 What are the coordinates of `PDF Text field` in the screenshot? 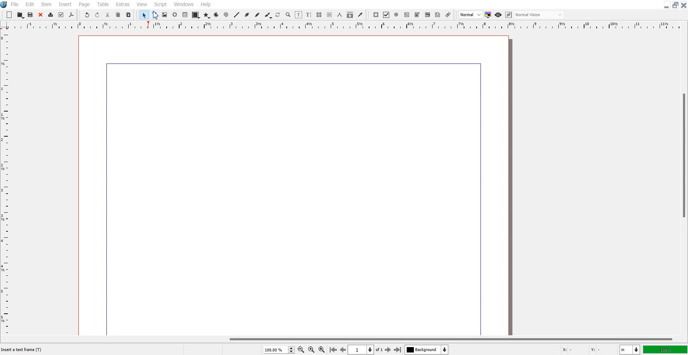 It's located at (417, 15).